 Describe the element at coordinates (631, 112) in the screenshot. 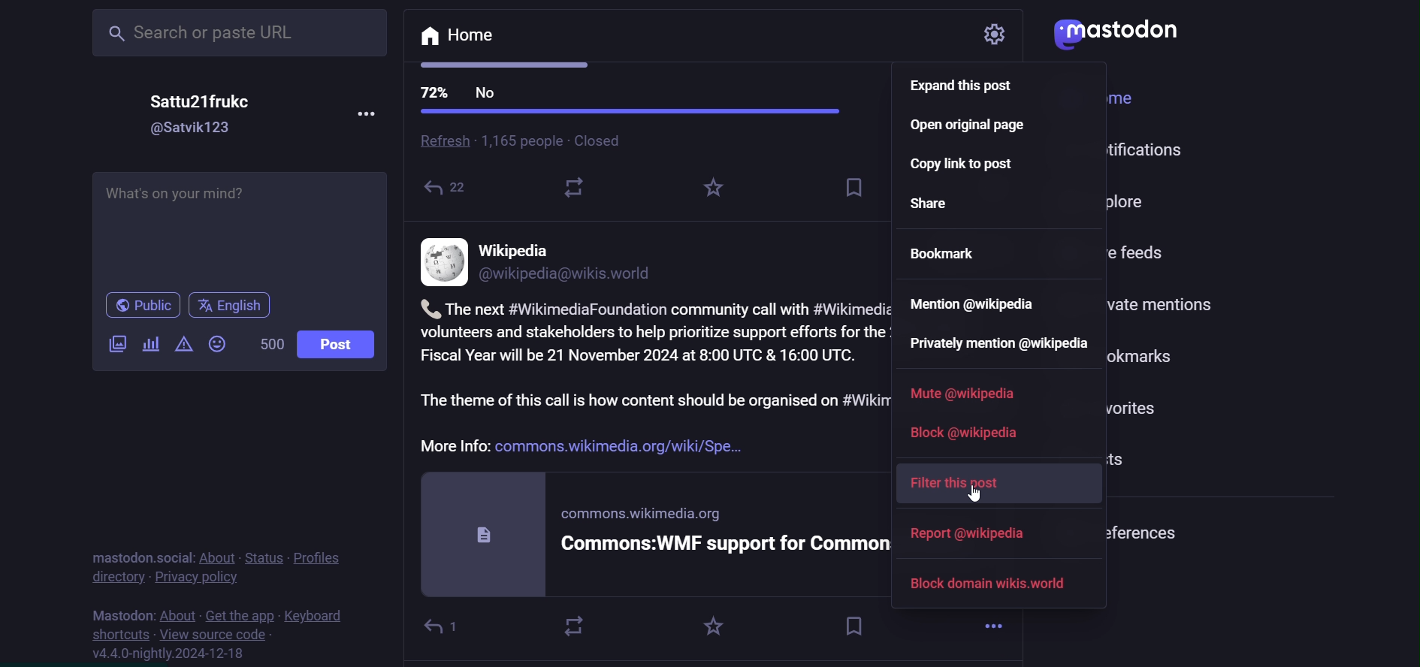

I see `progress bar` at that location.